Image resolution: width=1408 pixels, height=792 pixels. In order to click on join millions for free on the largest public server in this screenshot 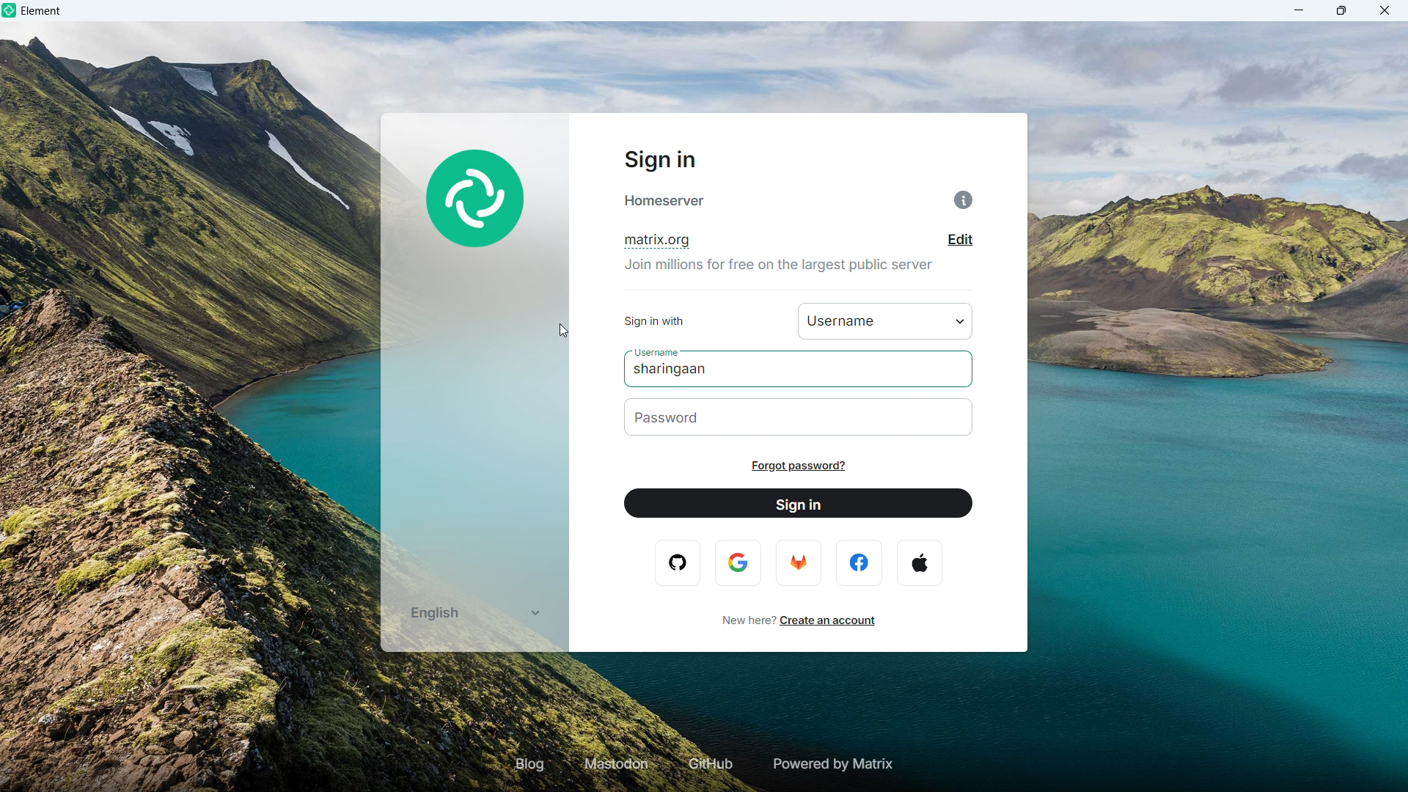, I will do `click(781, 271)`.